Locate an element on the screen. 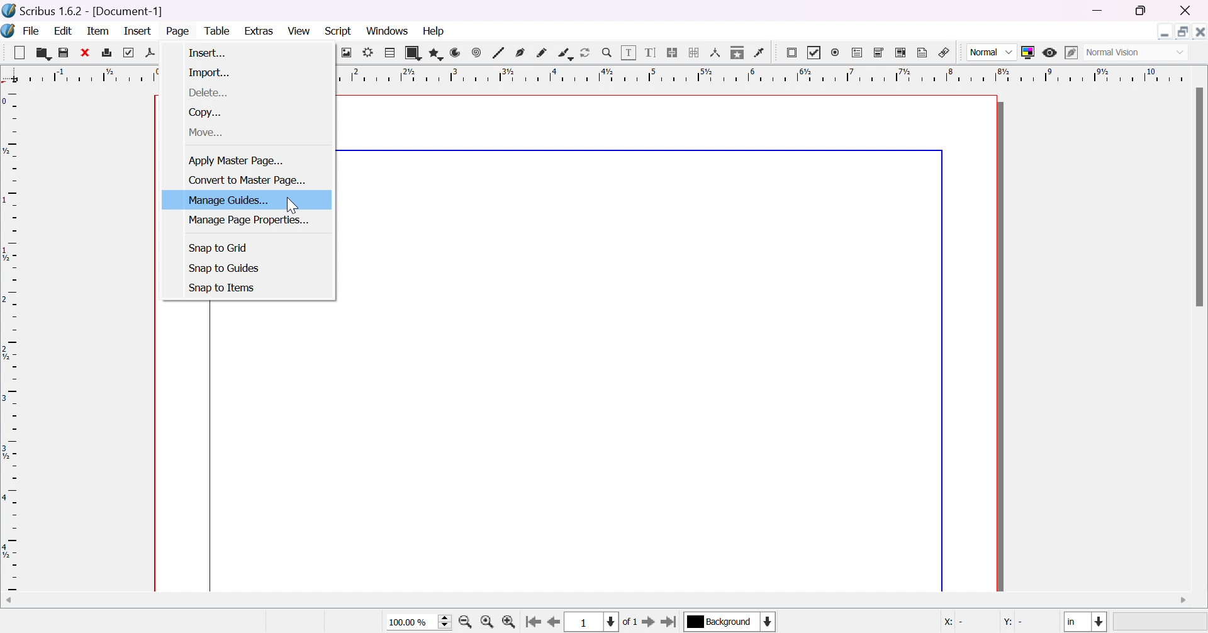  PDF combo box is located at coordinates (879, 53).